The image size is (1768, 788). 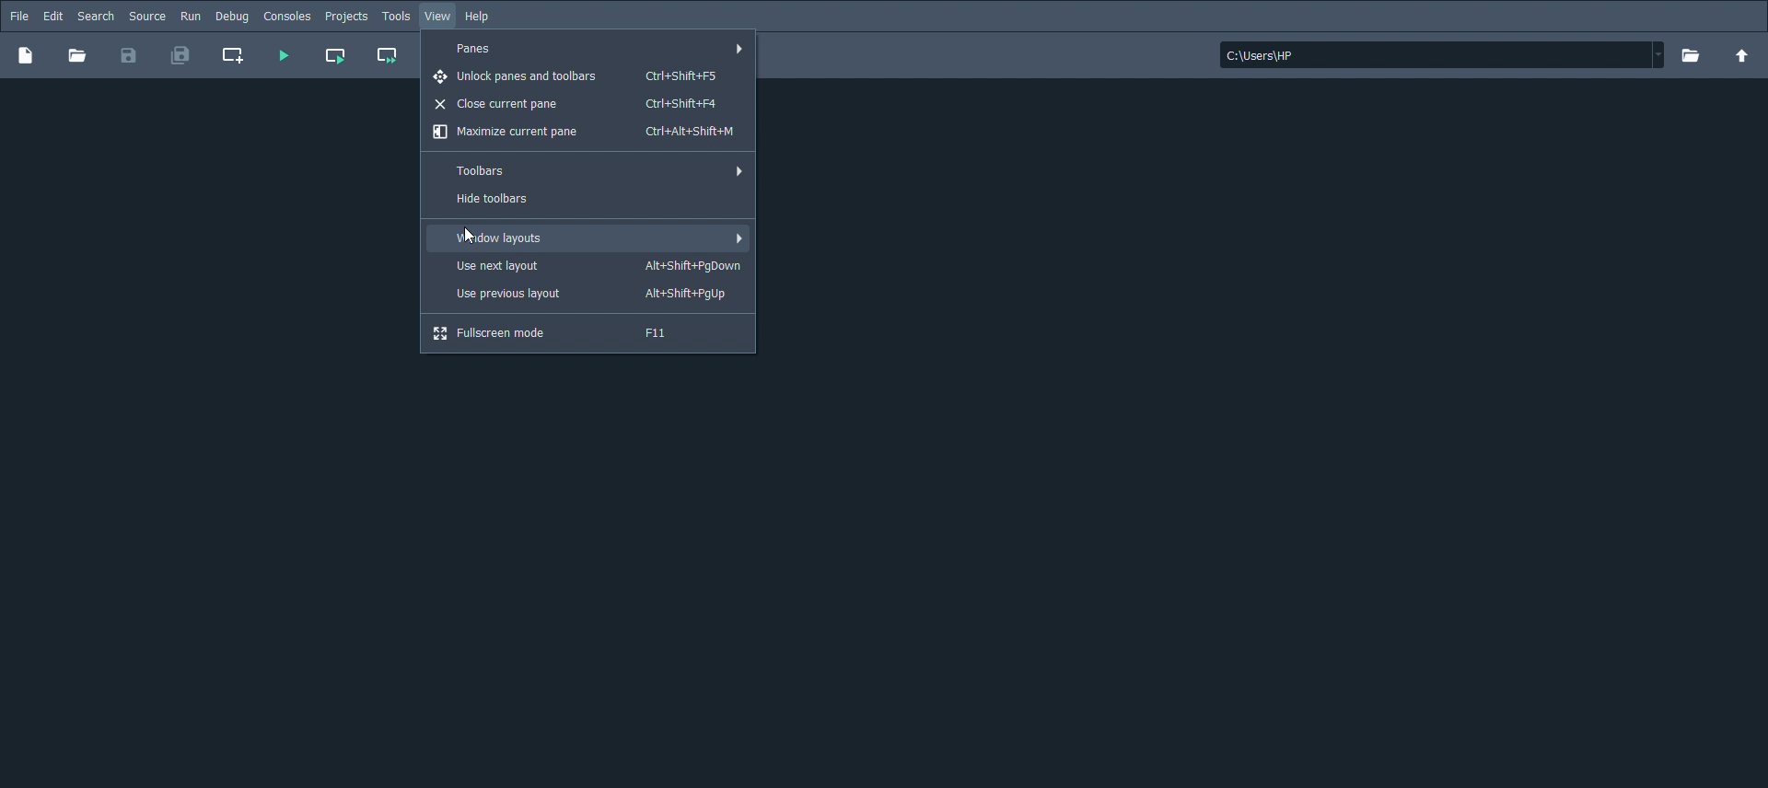 I want to click on Save files, so click(x=129, y=56).